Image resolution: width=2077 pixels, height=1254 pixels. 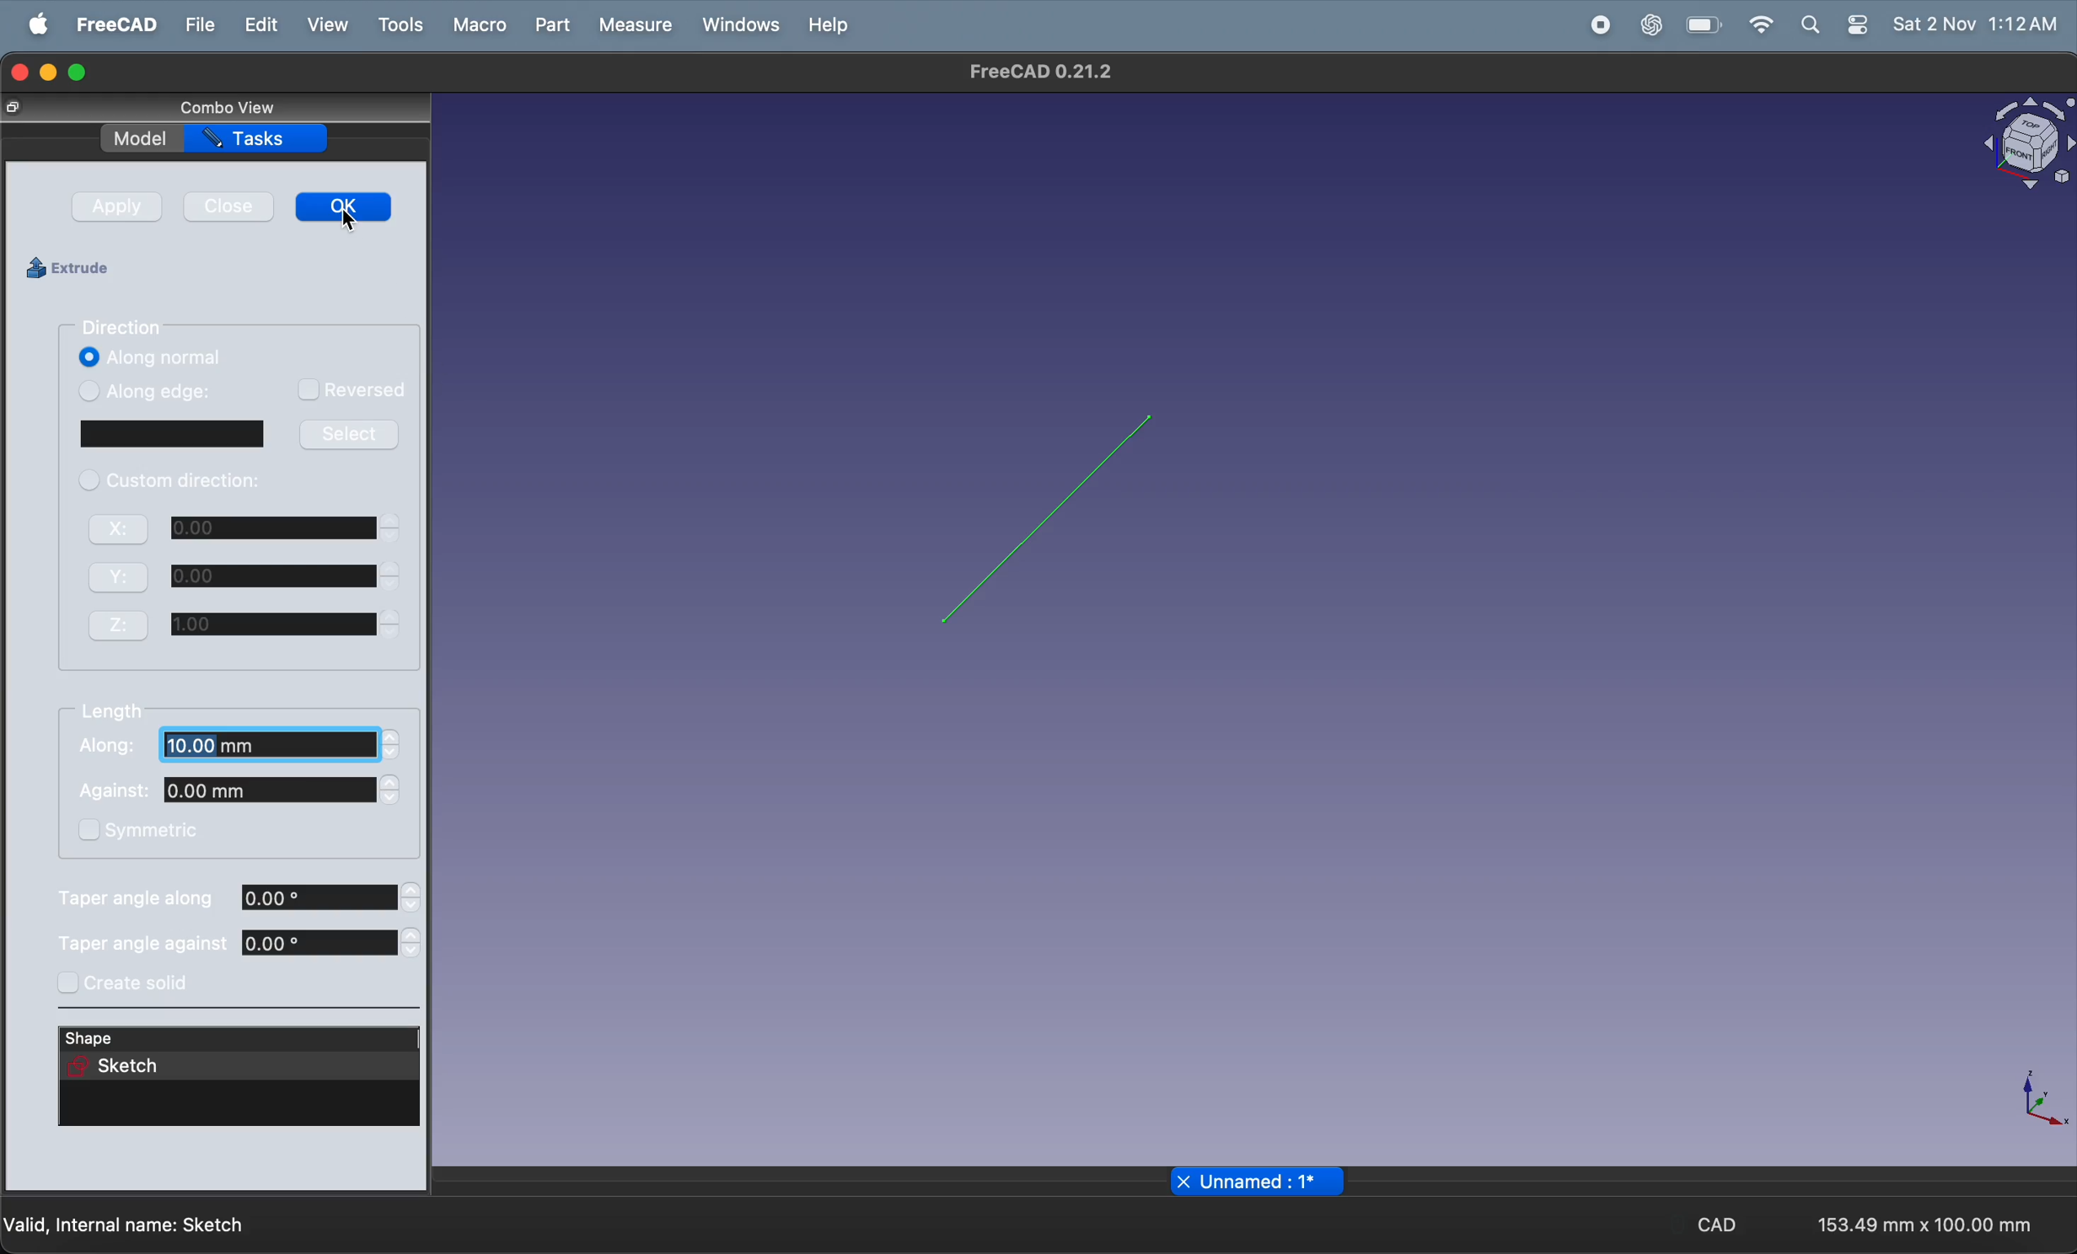 I want to click on Sat 2 Nov 1:11AM, so click(x=1976, y=24).